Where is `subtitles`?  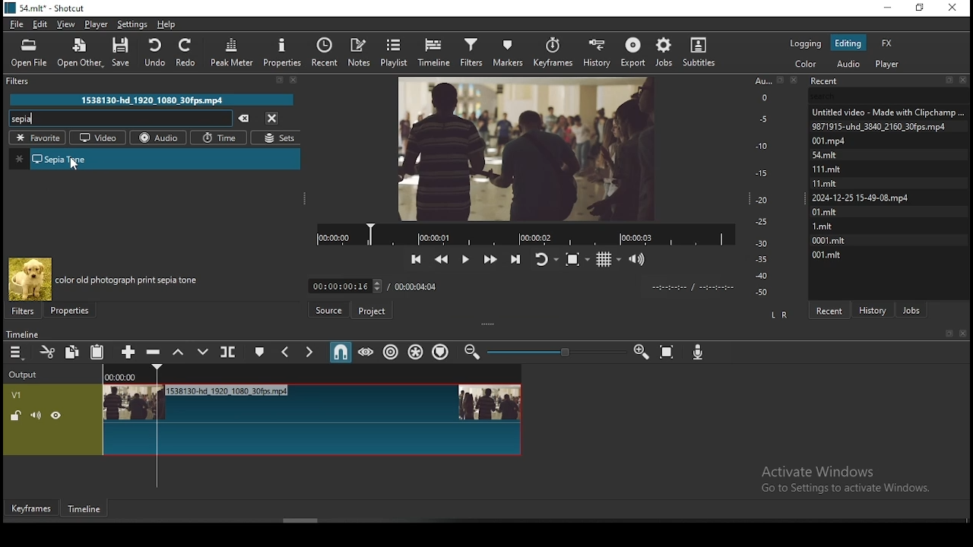 subtitles is located at coordinates (705, 52).